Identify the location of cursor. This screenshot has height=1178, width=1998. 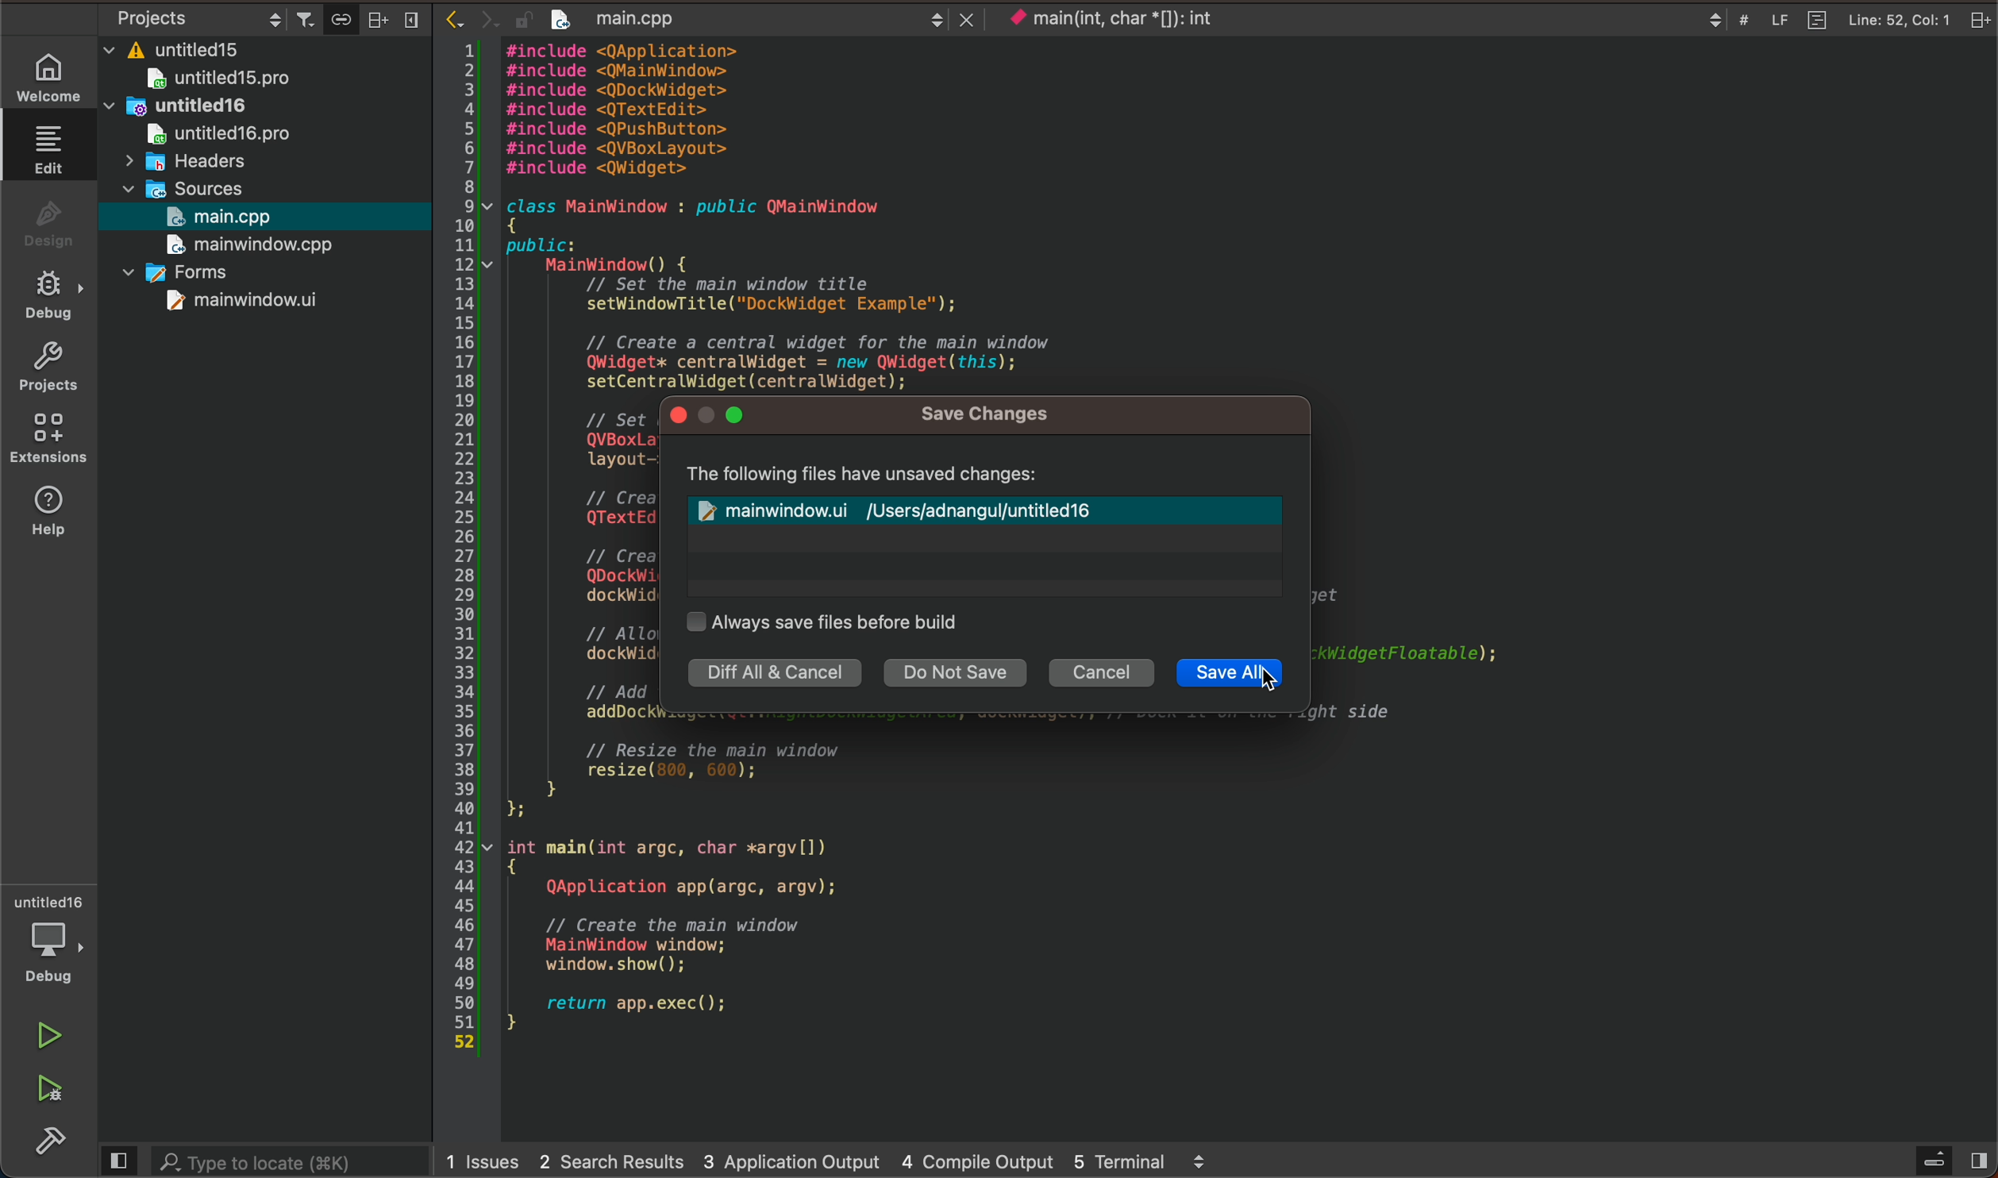
(1273, 678).